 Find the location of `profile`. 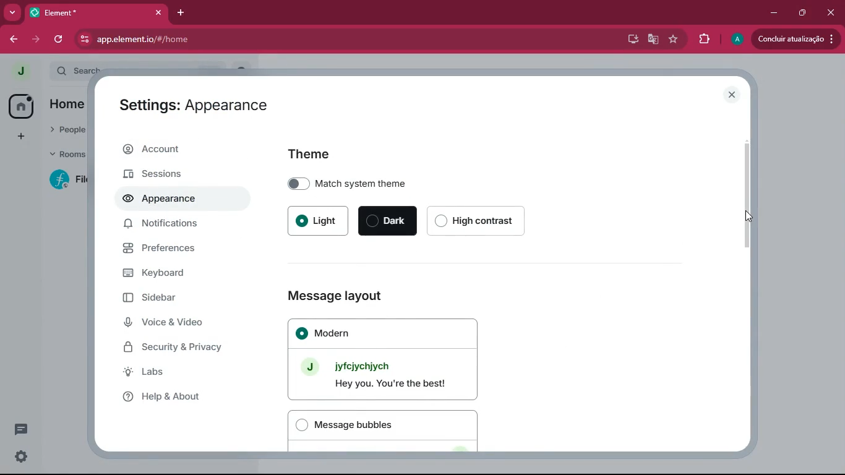

profile is located at coordinates (735, 40).